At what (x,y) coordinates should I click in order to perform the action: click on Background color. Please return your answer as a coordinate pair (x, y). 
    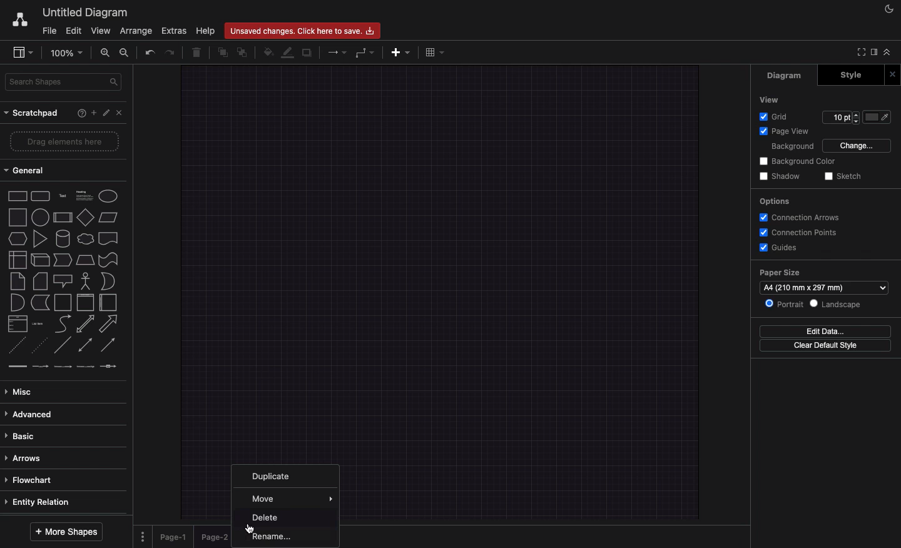
    Looking at the image, I should click on (797, 161).